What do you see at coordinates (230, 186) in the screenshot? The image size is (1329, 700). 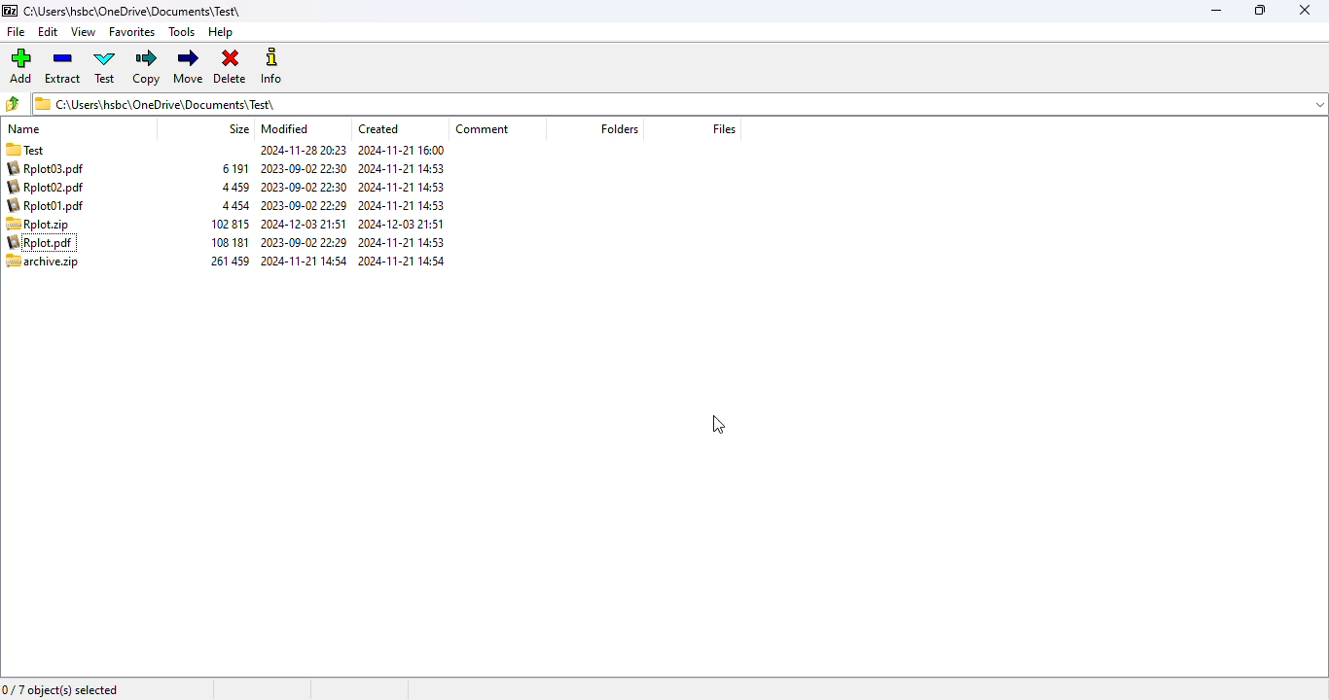 I see `archive` at bounding box center [230, 186].